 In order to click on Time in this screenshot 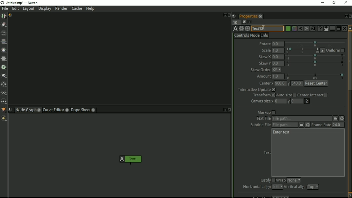, I will do `click(4, 33)`.